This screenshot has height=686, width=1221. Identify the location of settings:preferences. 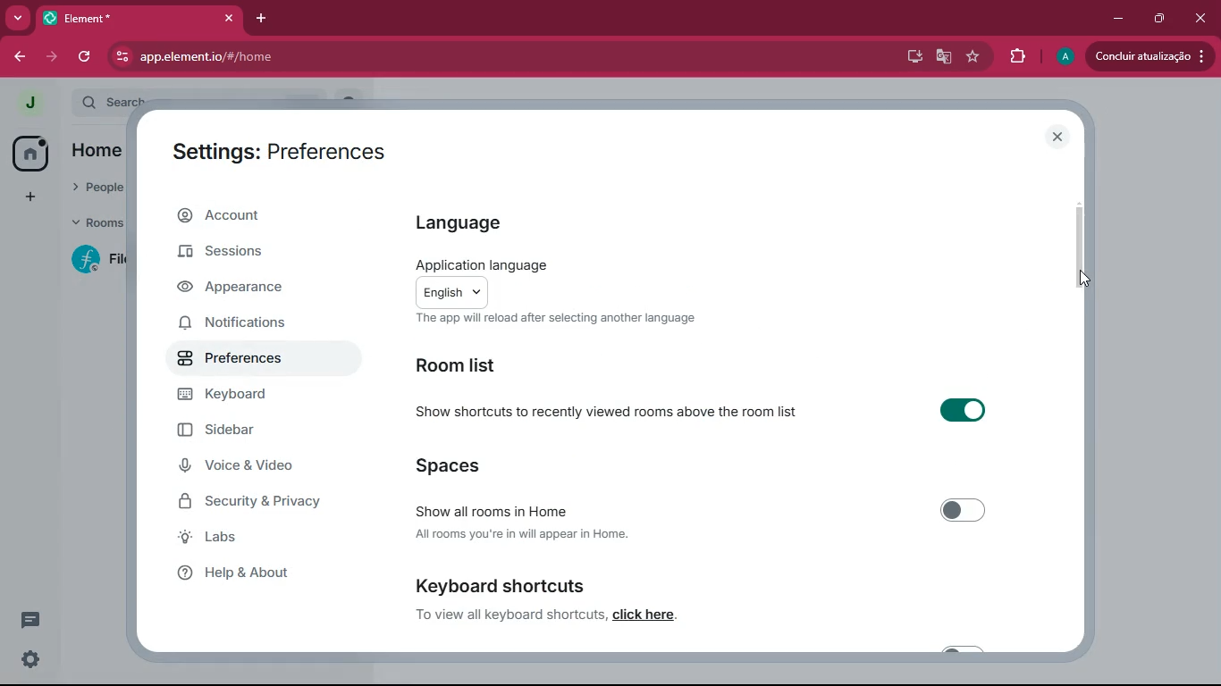
(289, 147).